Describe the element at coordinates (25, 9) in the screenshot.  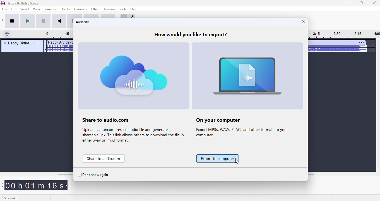
I see `select` at that location.